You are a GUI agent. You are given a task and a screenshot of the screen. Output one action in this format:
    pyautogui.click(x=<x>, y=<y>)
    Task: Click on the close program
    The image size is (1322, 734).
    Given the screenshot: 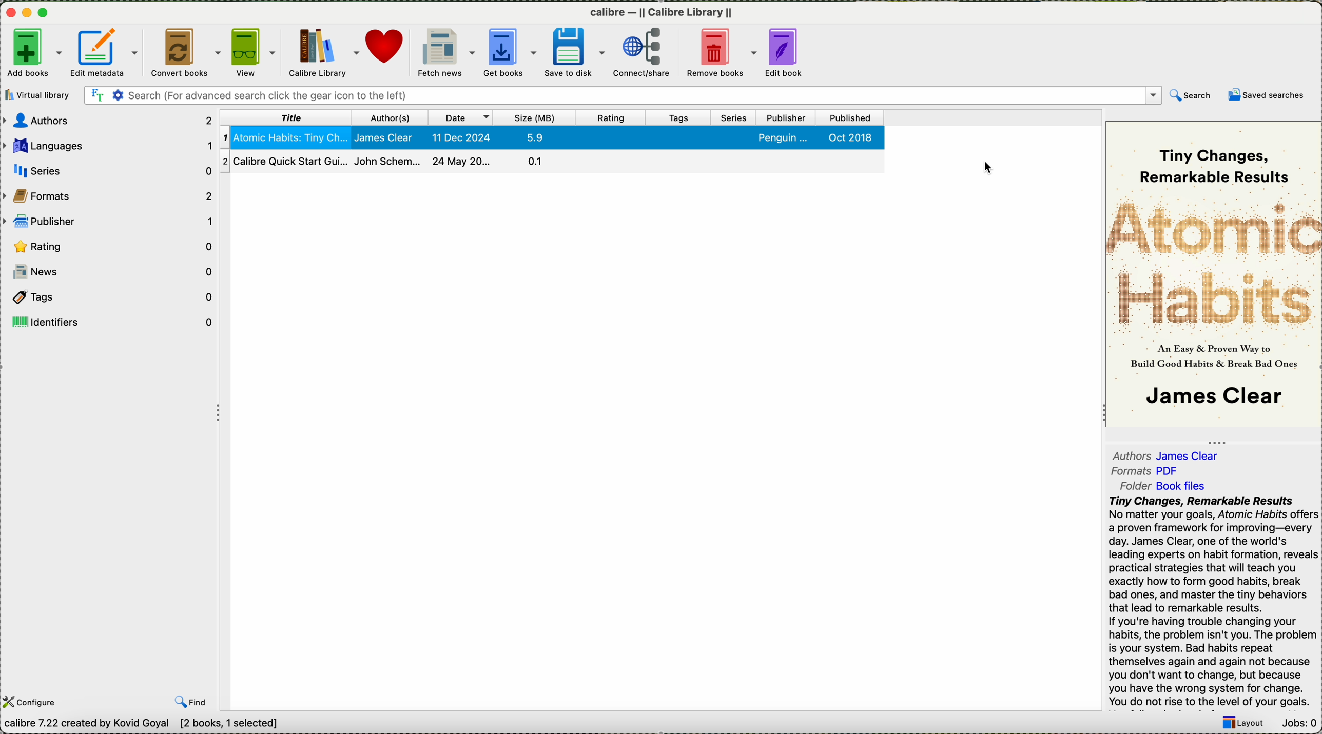 What is the action you would take?
    pyautogui.click(x=10, y=13)
    